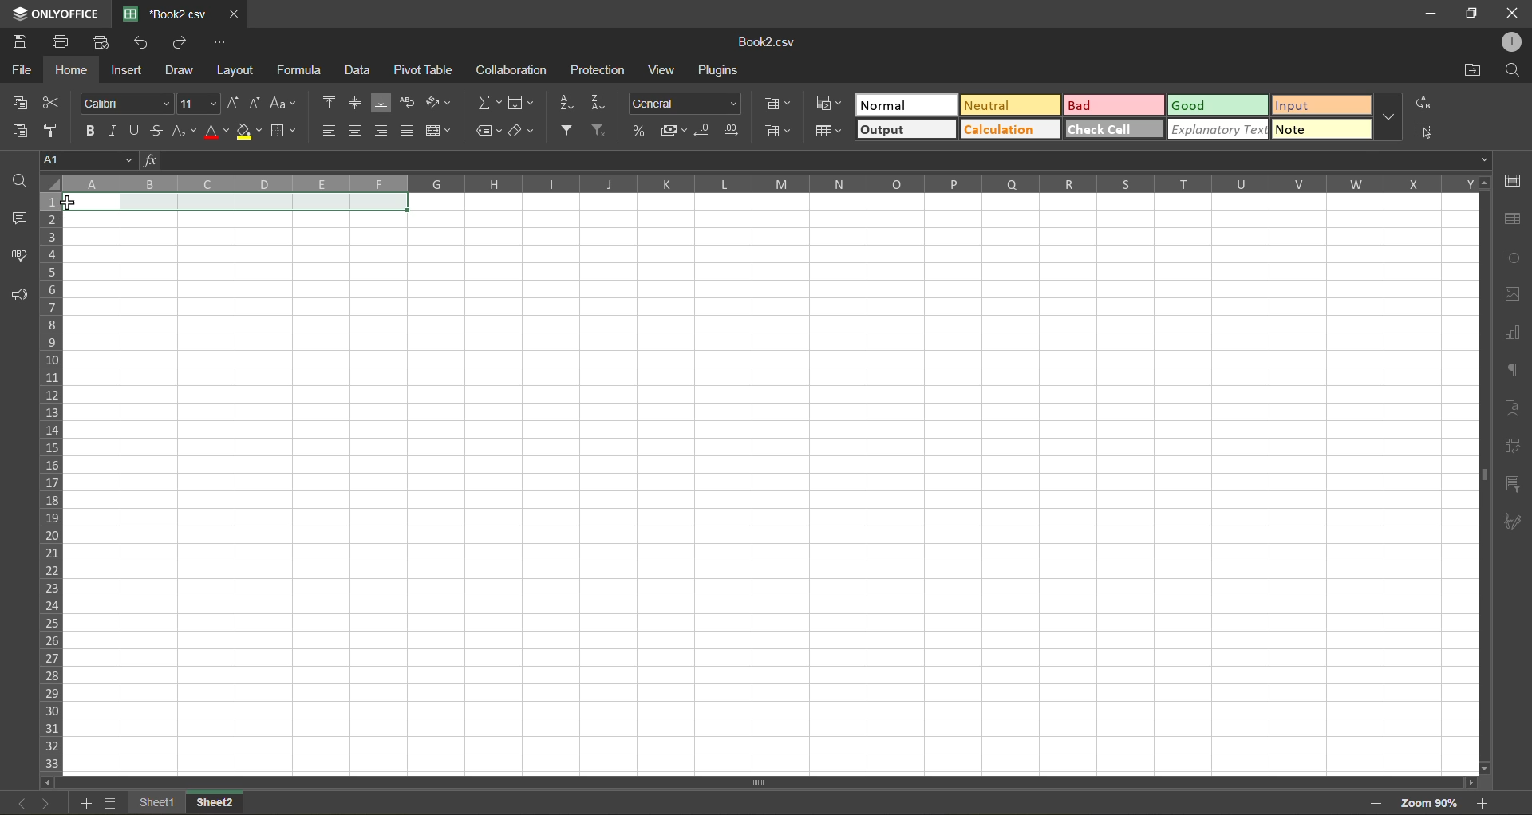 This screenshot has width=1532, height=815. What do you see at coordinates (1514, 220) in the screenshot?
I see `table` at bounding box center [1514, 220].